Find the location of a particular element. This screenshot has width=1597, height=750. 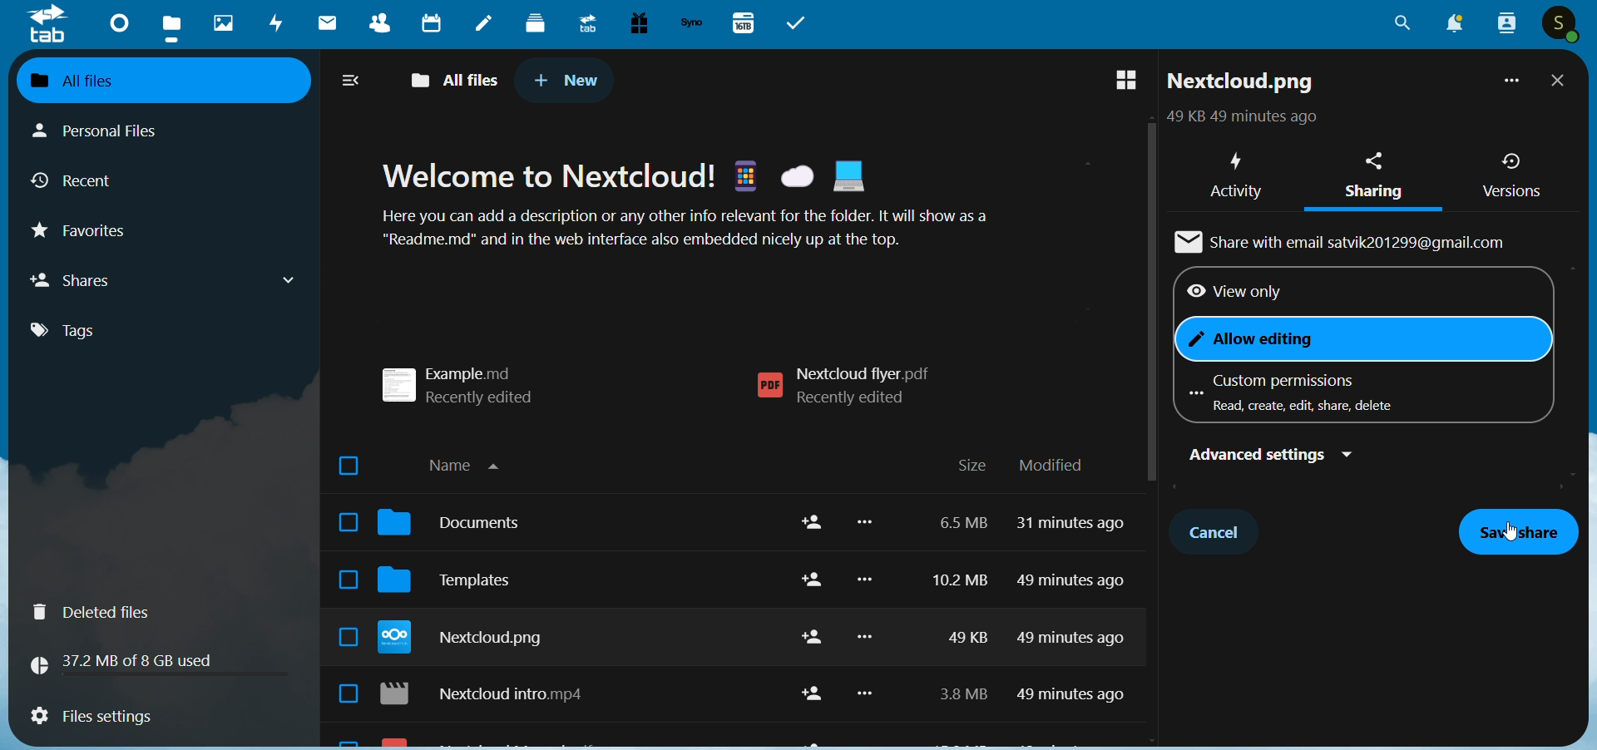

example is located at coordinates (469, 379).